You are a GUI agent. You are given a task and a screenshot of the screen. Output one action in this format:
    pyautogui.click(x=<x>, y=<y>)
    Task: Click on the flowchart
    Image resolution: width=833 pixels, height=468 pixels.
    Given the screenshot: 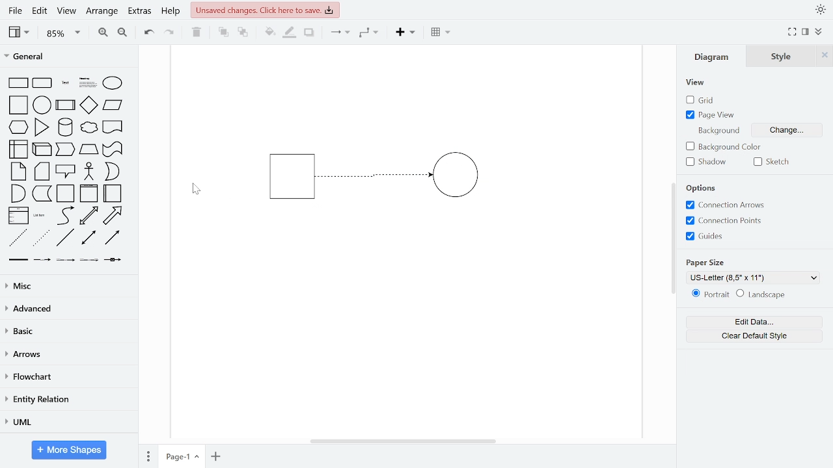 What is the action you would take?
    pyautogui.click(x=66, y=378)
    